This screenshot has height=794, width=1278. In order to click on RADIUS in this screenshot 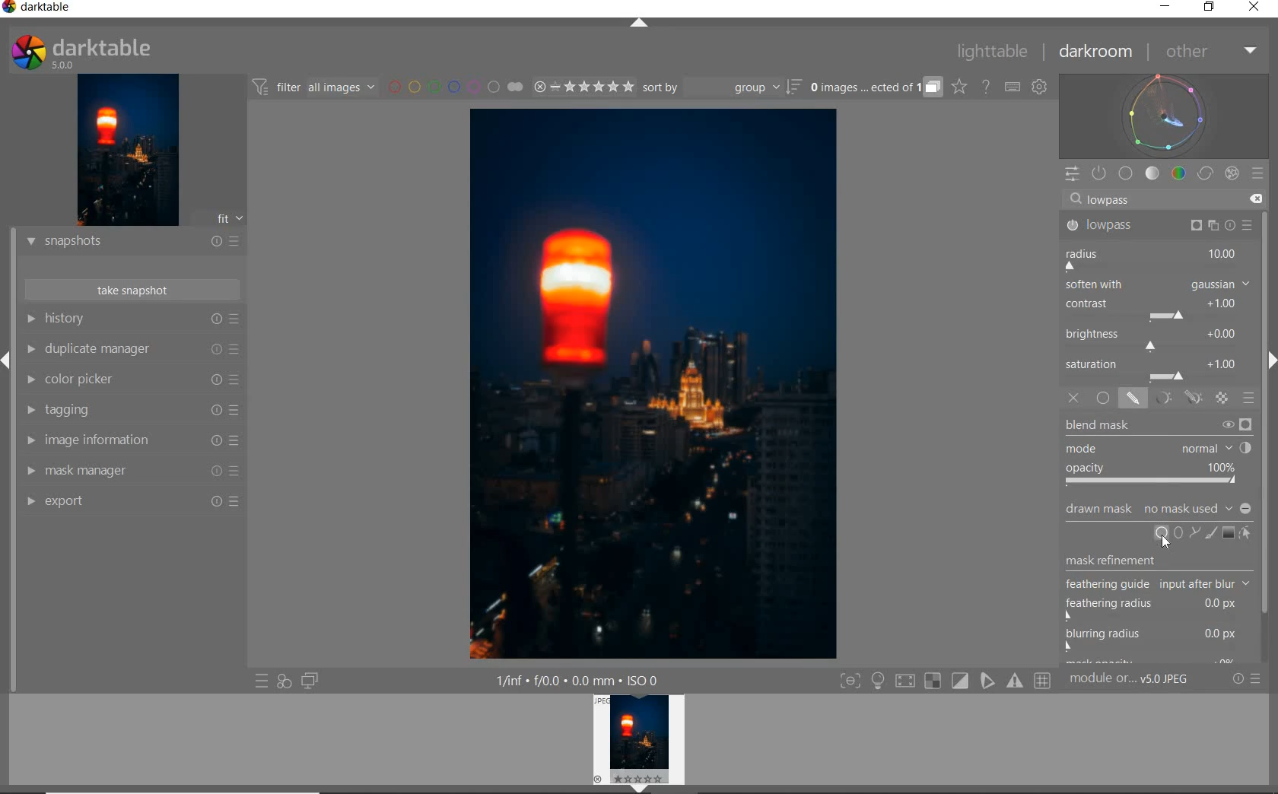, I will do `click(1156, 258)`.